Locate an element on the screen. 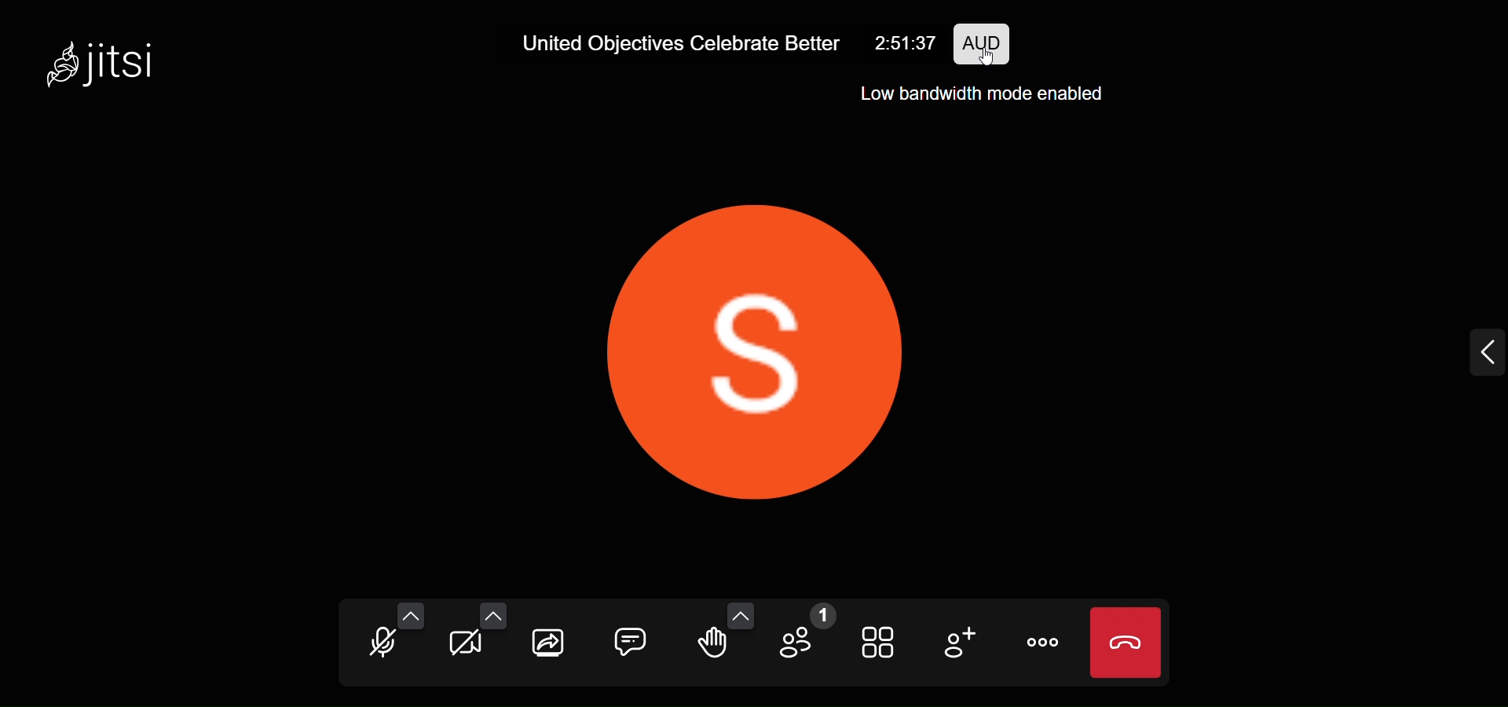  United Objectives Celebrate Better is located at coordinates (680, 45).